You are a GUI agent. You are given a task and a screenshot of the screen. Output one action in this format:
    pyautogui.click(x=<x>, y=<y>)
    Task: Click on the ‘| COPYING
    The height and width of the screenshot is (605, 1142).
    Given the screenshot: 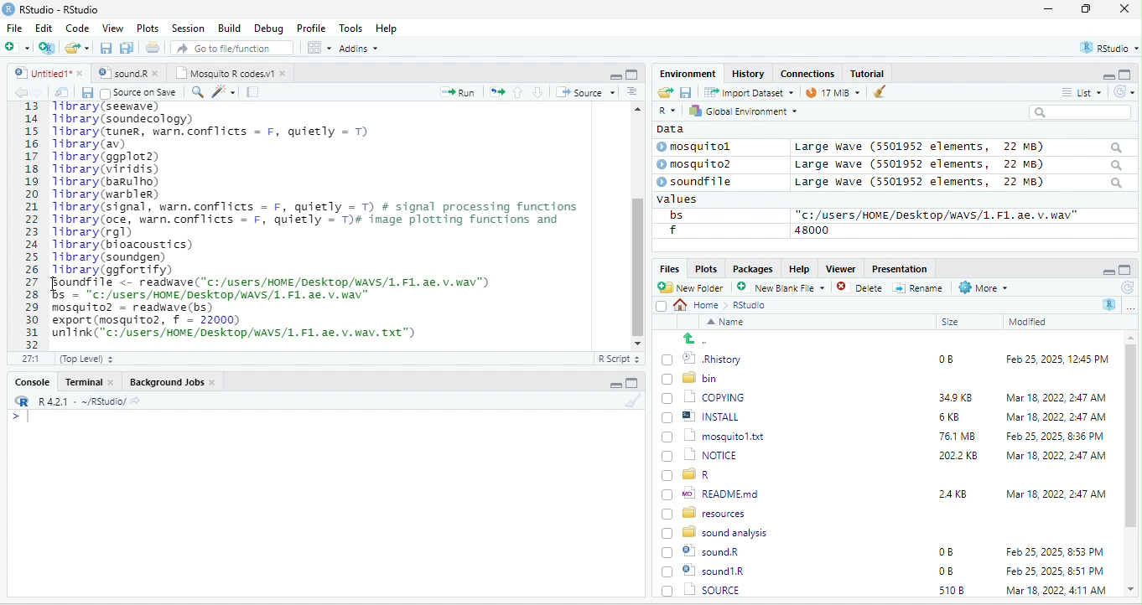 What is the action you would take?
    pyautogui.click(x=703, y=396)
    